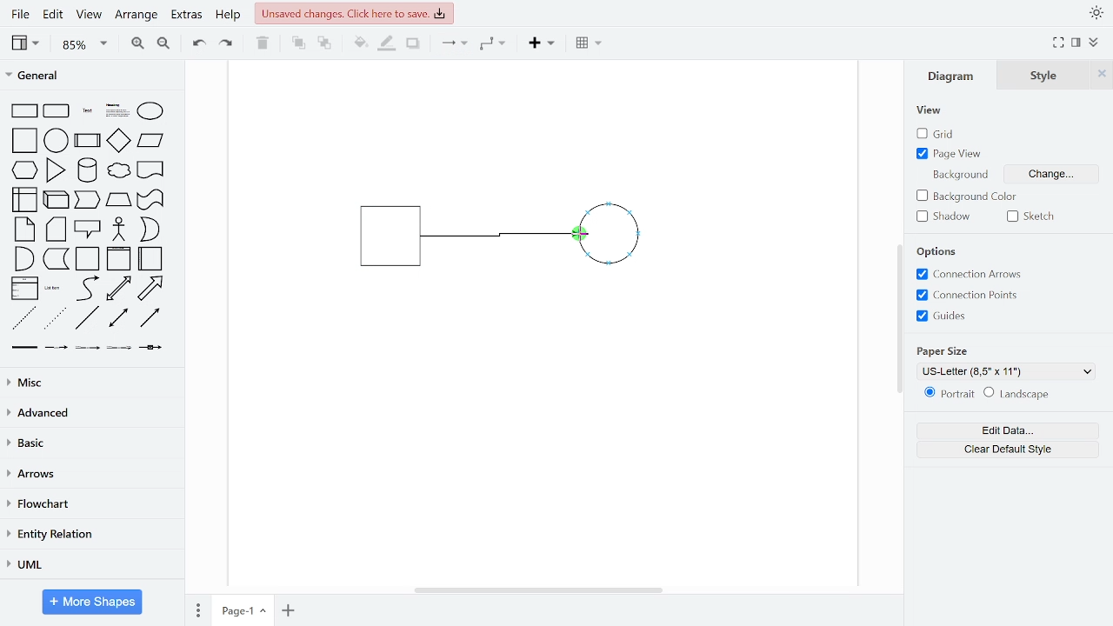 This screenshot has width=1113, height=626. I want to click on zoom out, so click(163, 43).